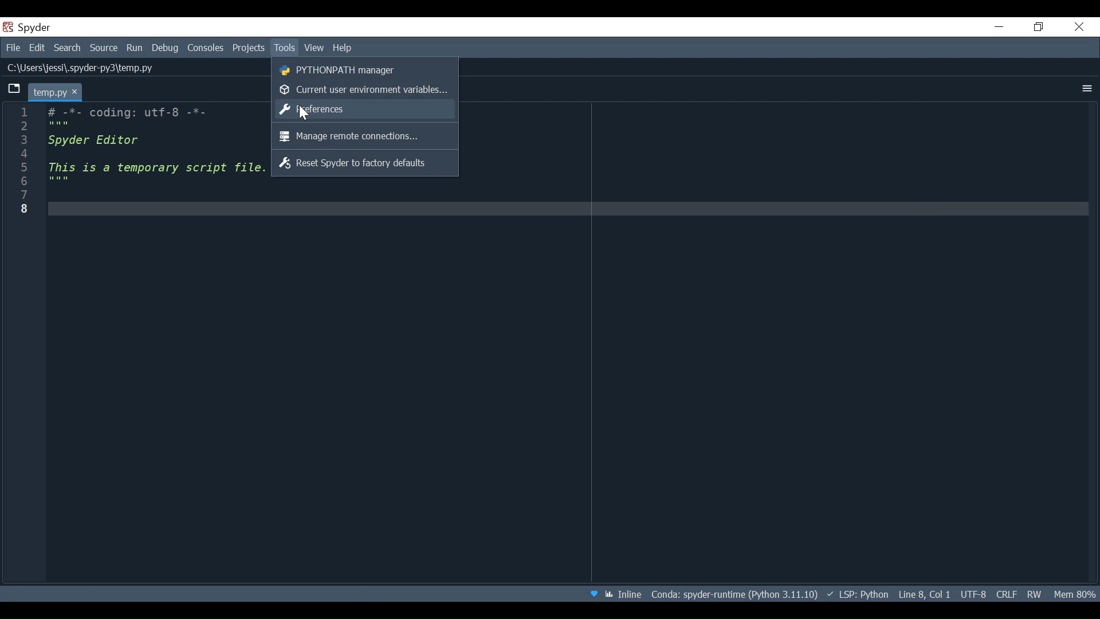  Describe the element at coordinates (104, 48) in the screenshot. I see `Source` at that location.